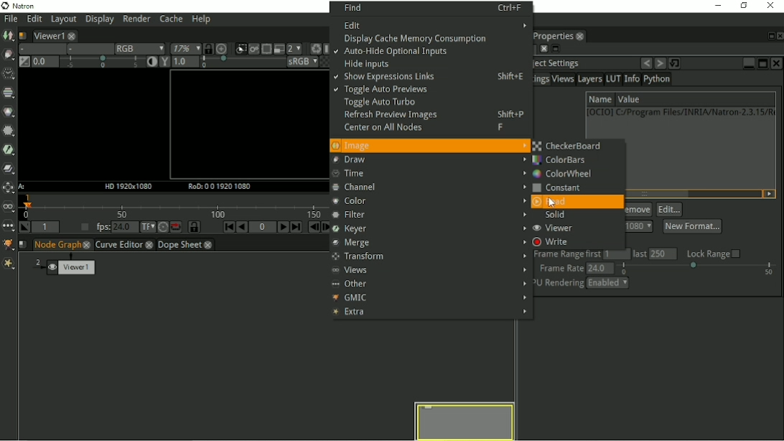 This screenshot has width=784, height=441. Describe the element at coordinates (429, 270) in the screenshot. I see `Views` at that location.